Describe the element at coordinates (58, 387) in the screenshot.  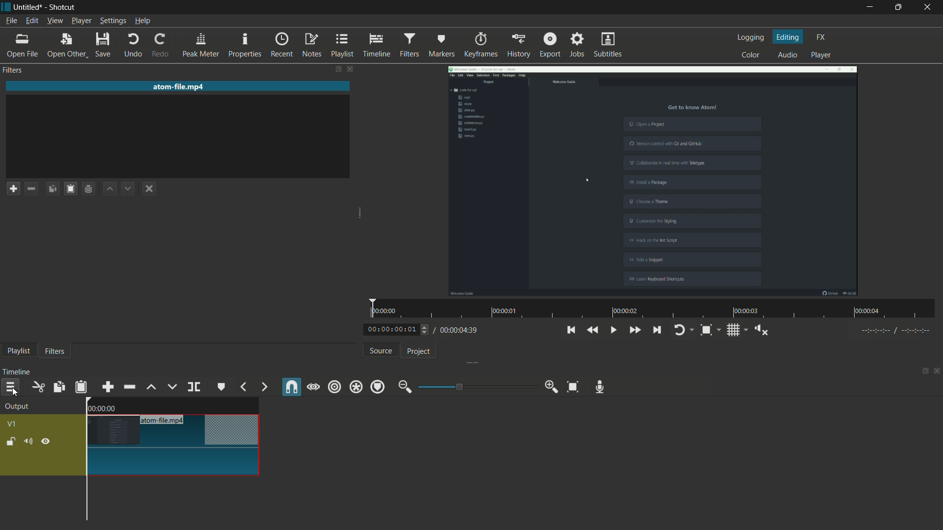
I see `copy` at that location.